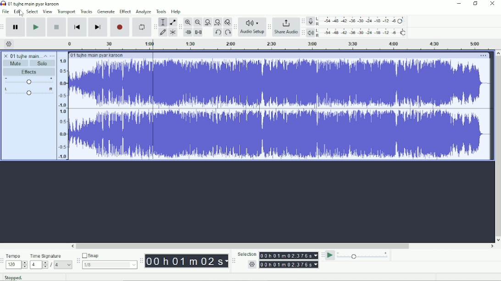 The image size is (501, 281). What do you see at coordinates (87, 11) in the screenshot?
I see `Tracks` at bounding box center [87, 11].